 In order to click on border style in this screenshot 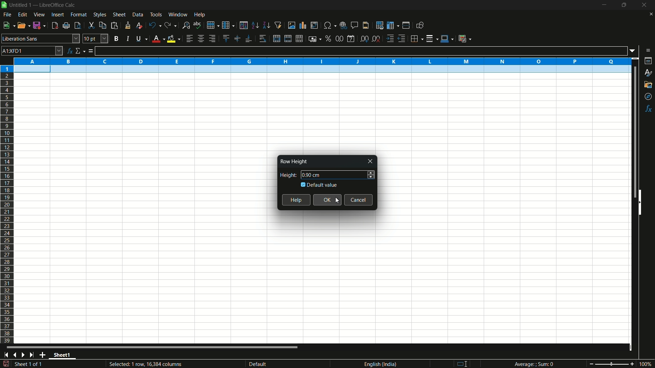, I will do `click(433, 38)`.